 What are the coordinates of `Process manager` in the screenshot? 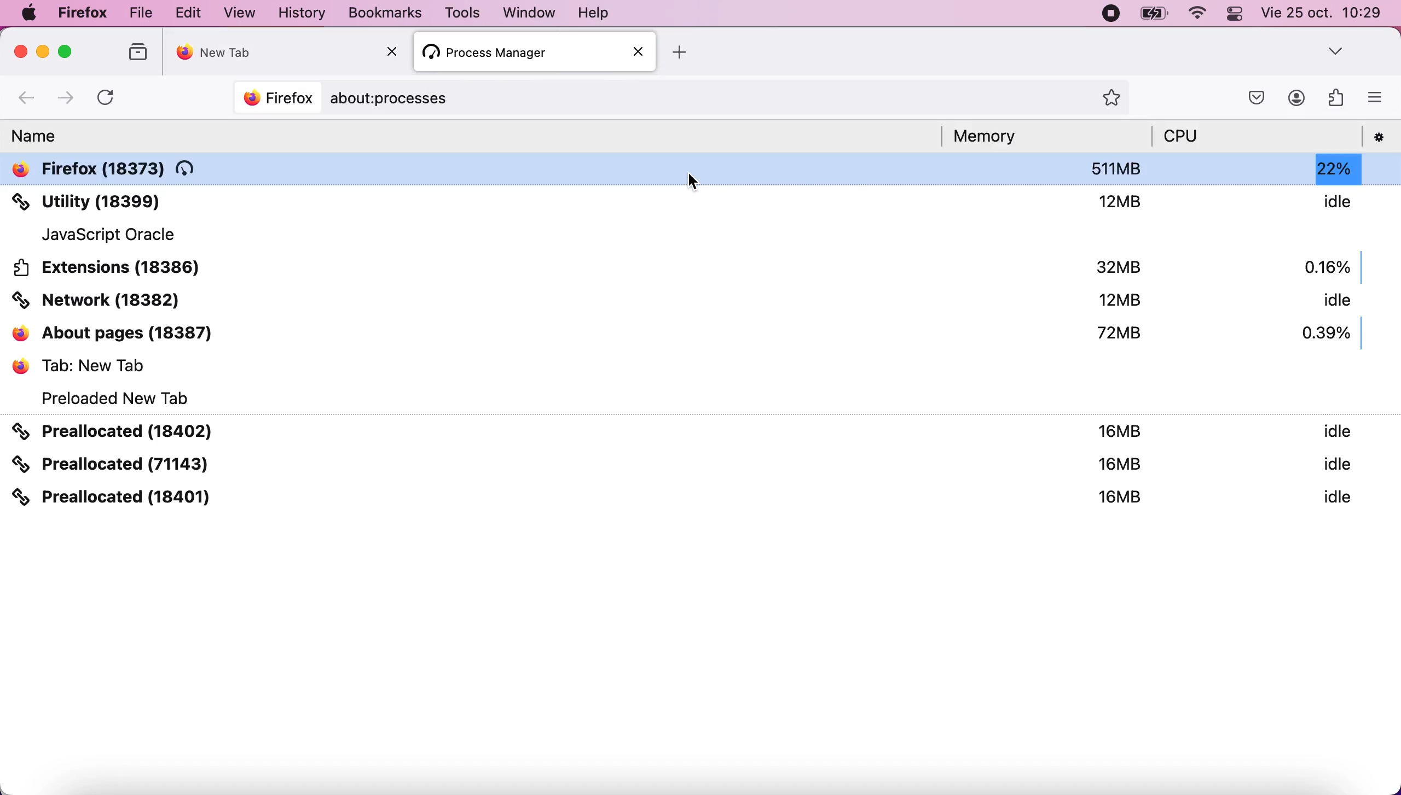 It's located at (535, 52).